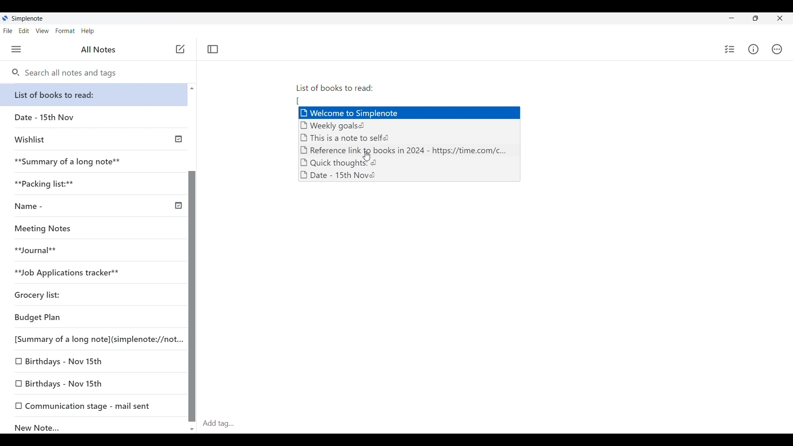 The width and height of the screenshot is (793, 446). Describe the element at coordinates (341, 176) in the screenshot. I see `Date - 15th Nov` at that location.